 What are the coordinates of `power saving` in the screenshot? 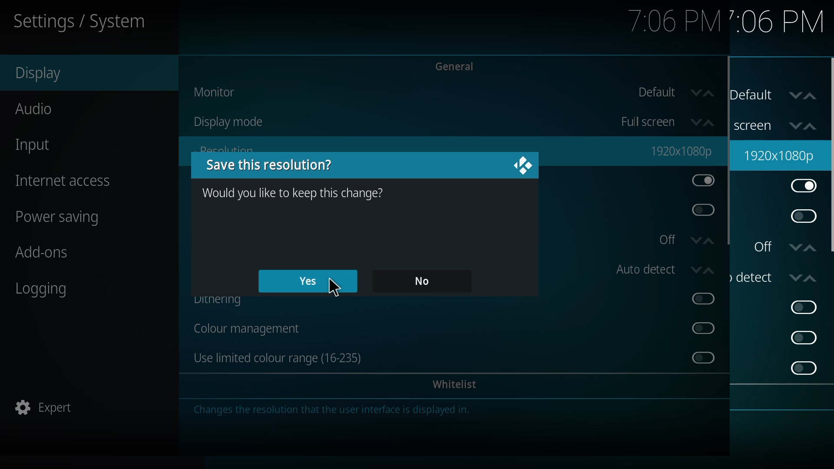 It's located at (74, 219).